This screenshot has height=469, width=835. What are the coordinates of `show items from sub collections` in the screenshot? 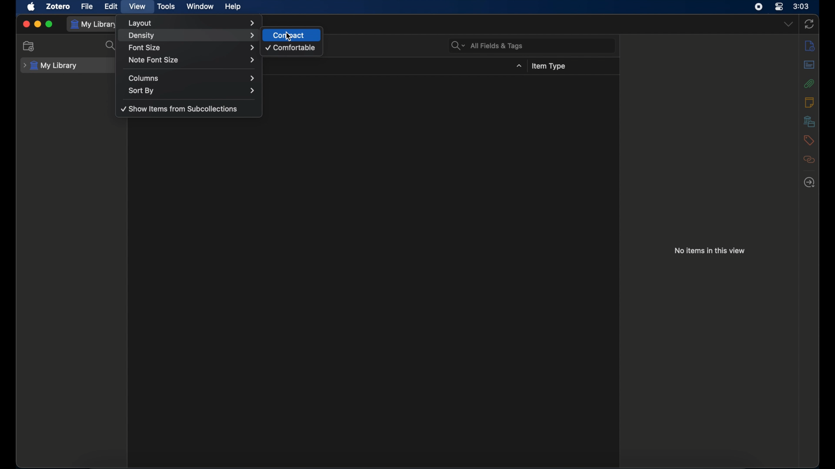 It's located at (180, 109).